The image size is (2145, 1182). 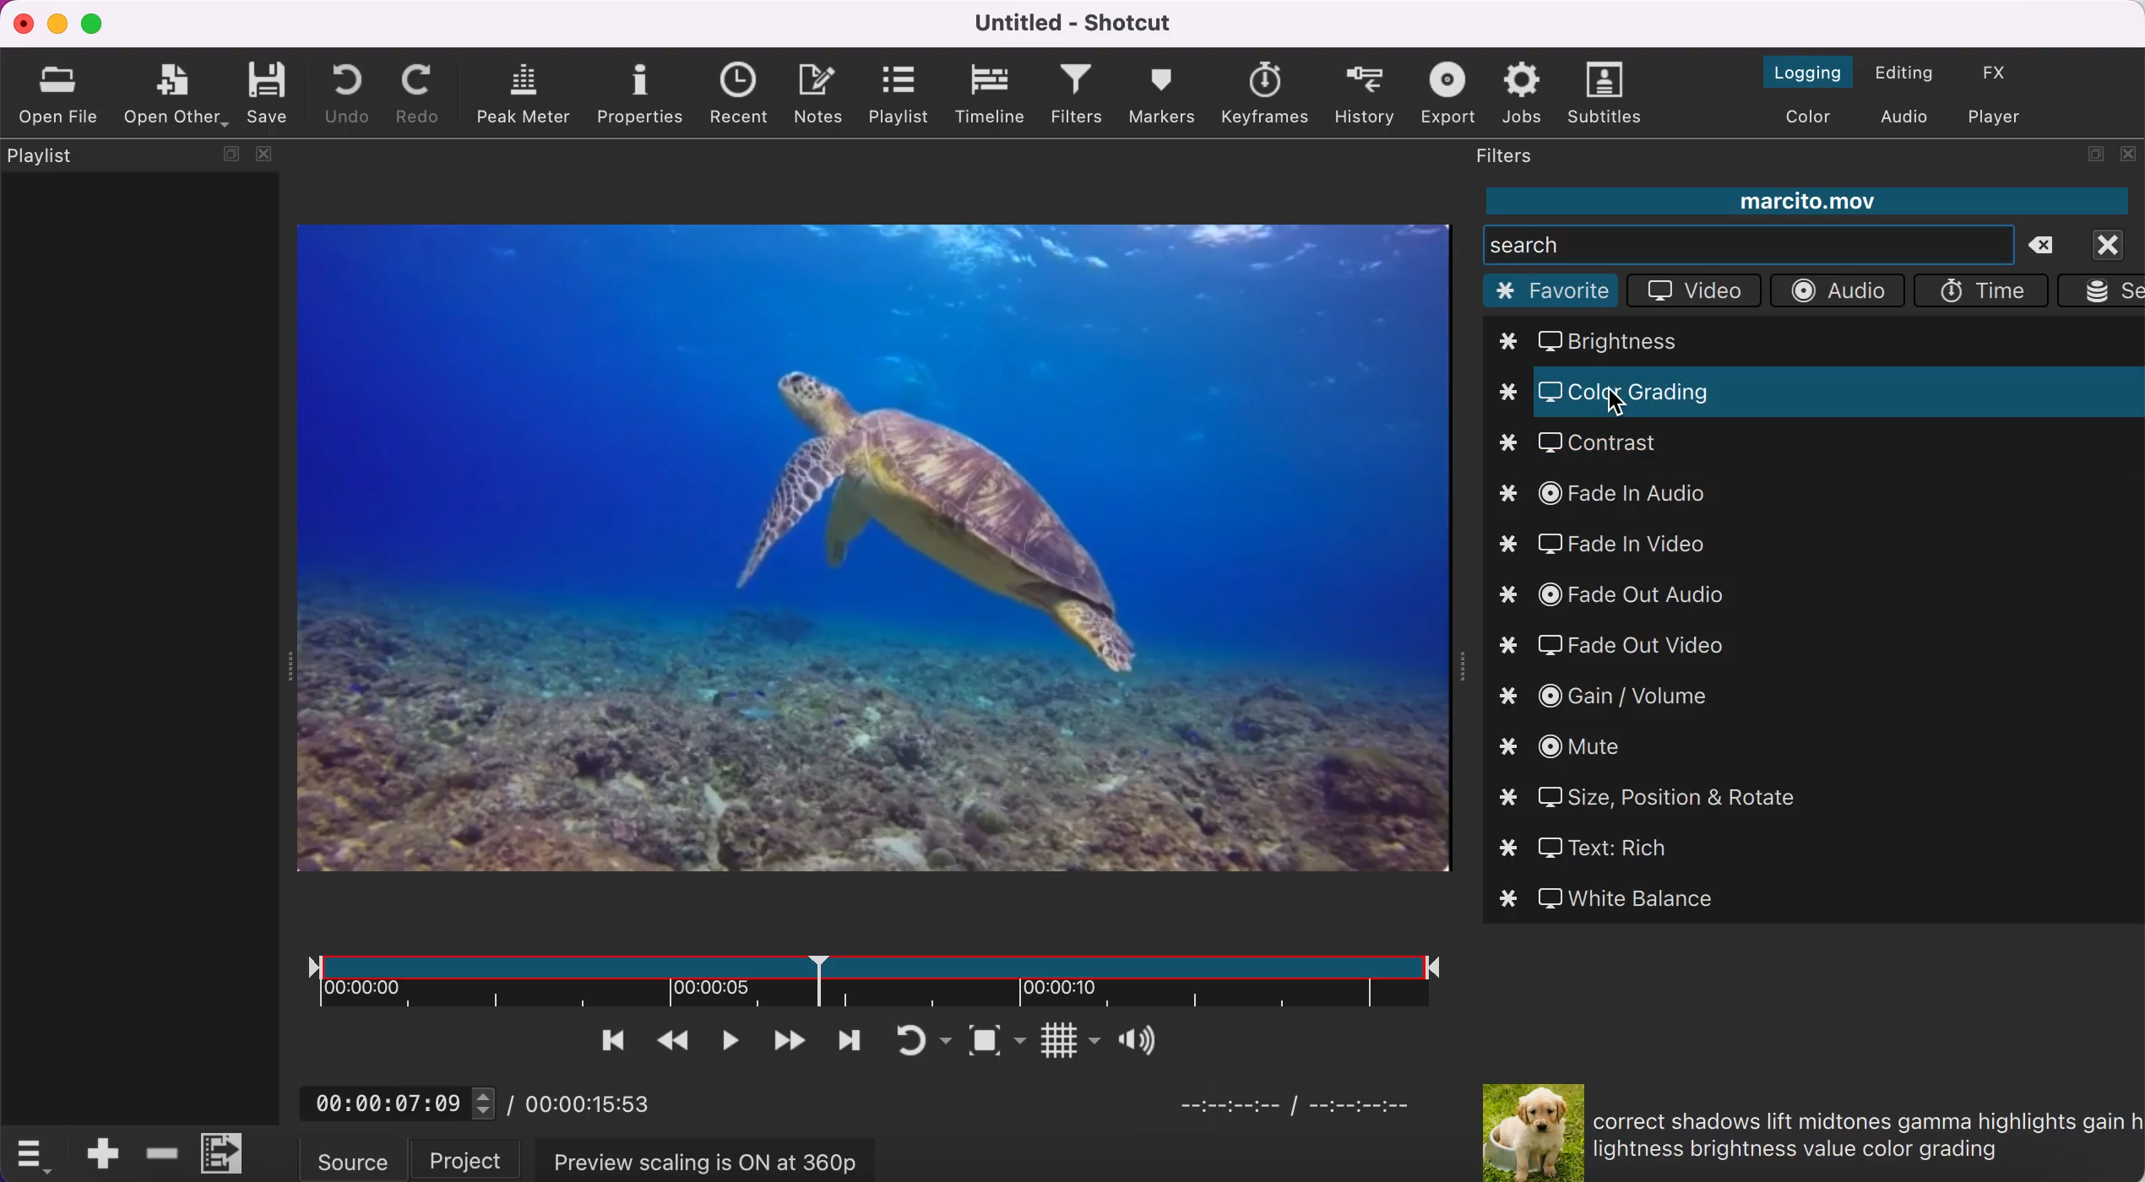 What do you see at coordinates (1610, 848) in the screenshot?
I see `text: rich` at bounding box center [1610, 848].